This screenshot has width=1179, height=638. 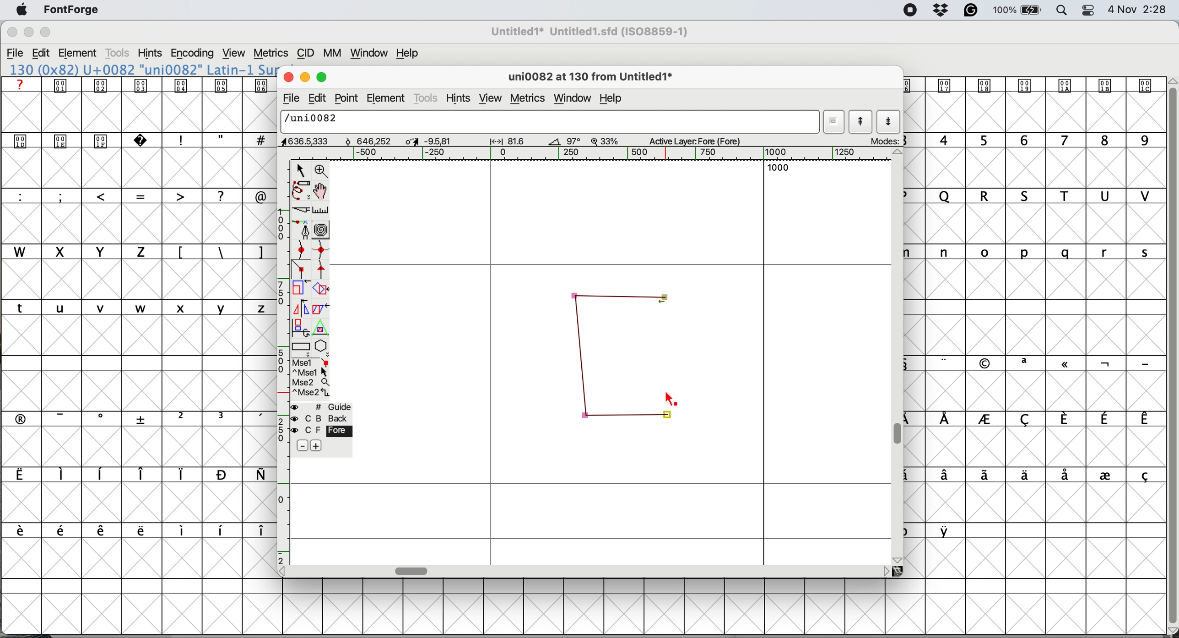 I want to click on rotate the selection in 3d and project back to plane, so click(x=300, y=327).